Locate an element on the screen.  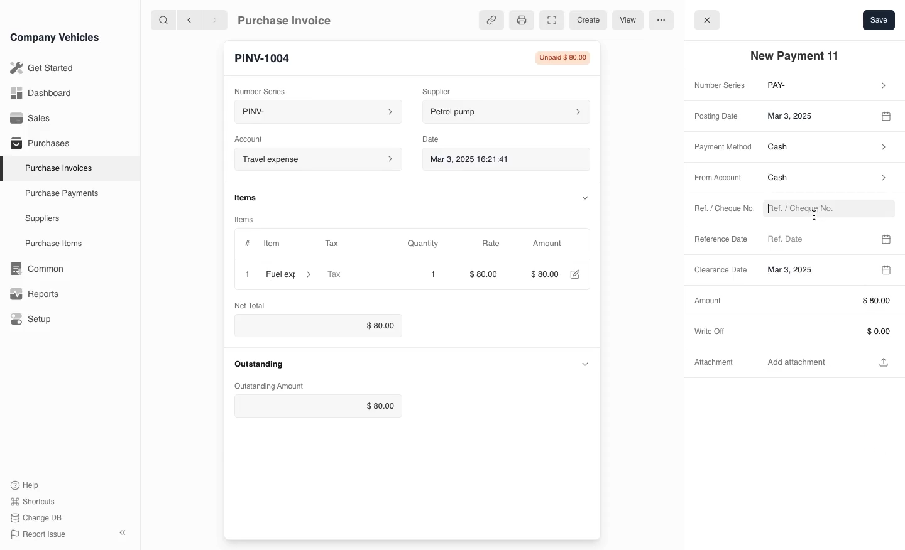
Reference Date is located at coordinates (721, 240).